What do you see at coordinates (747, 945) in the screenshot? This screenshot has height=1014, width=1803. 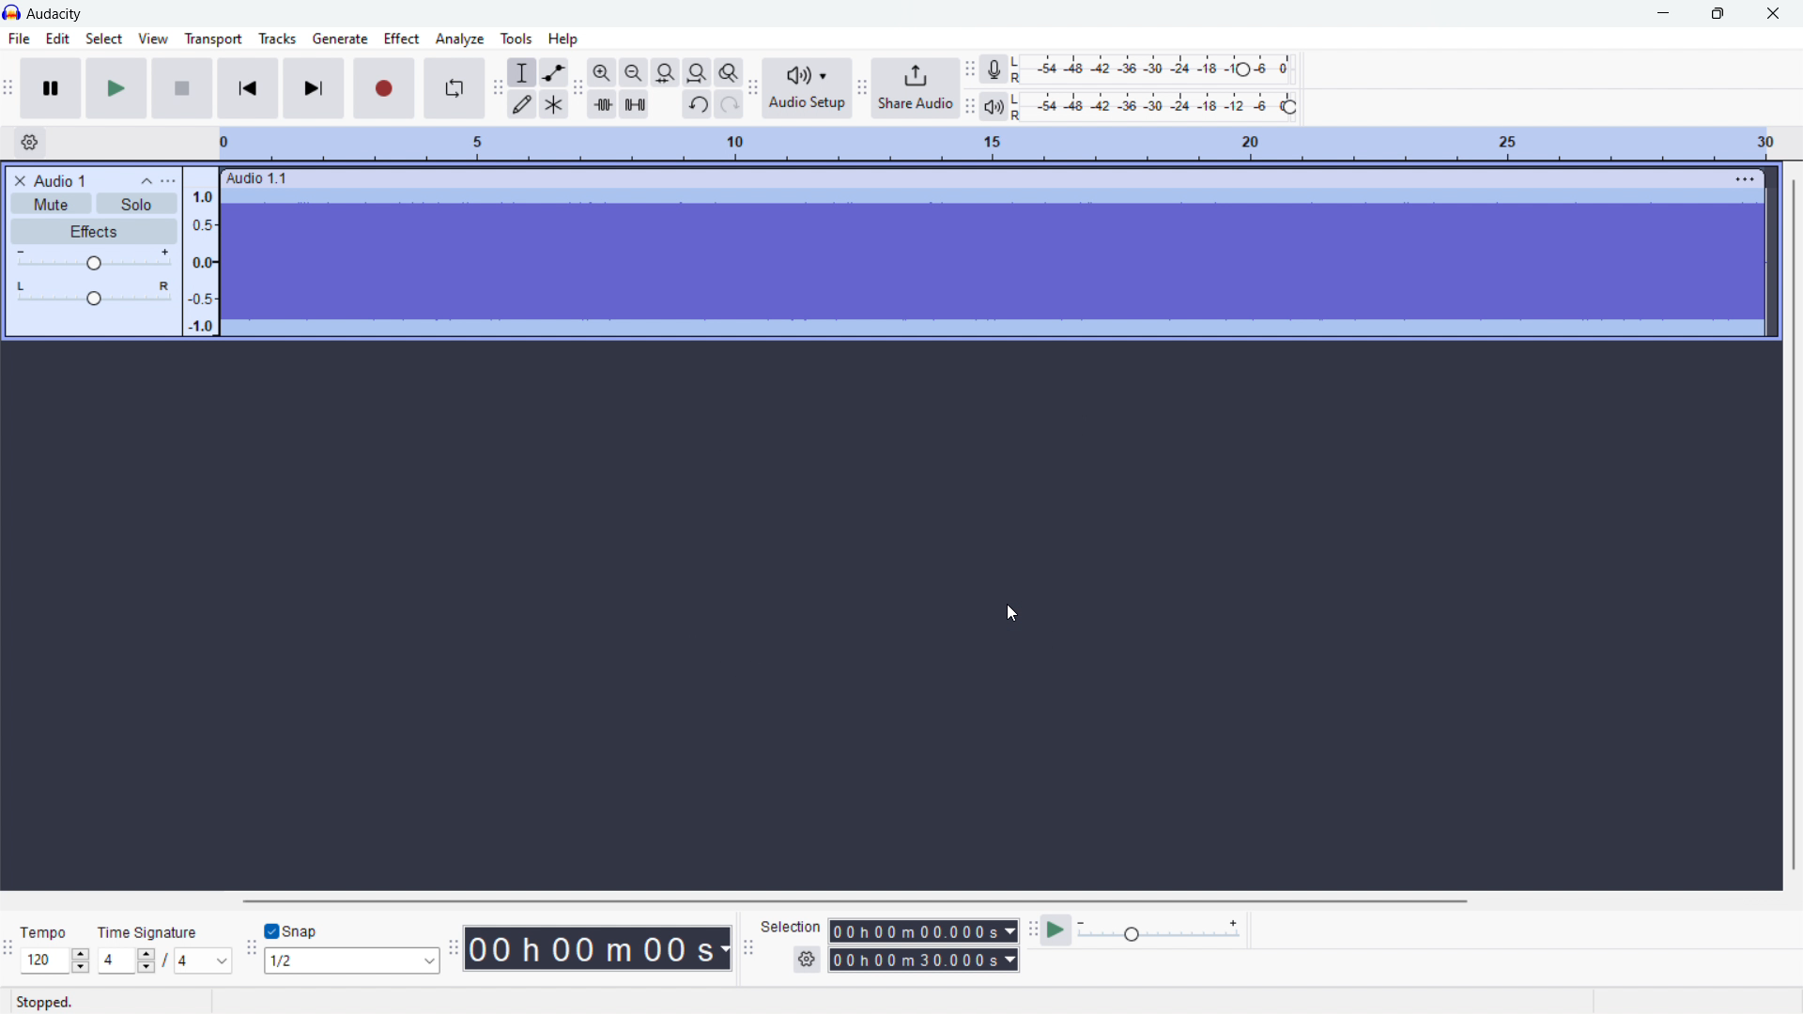 I see `selection toolbar` at bounding box center [747, 945].